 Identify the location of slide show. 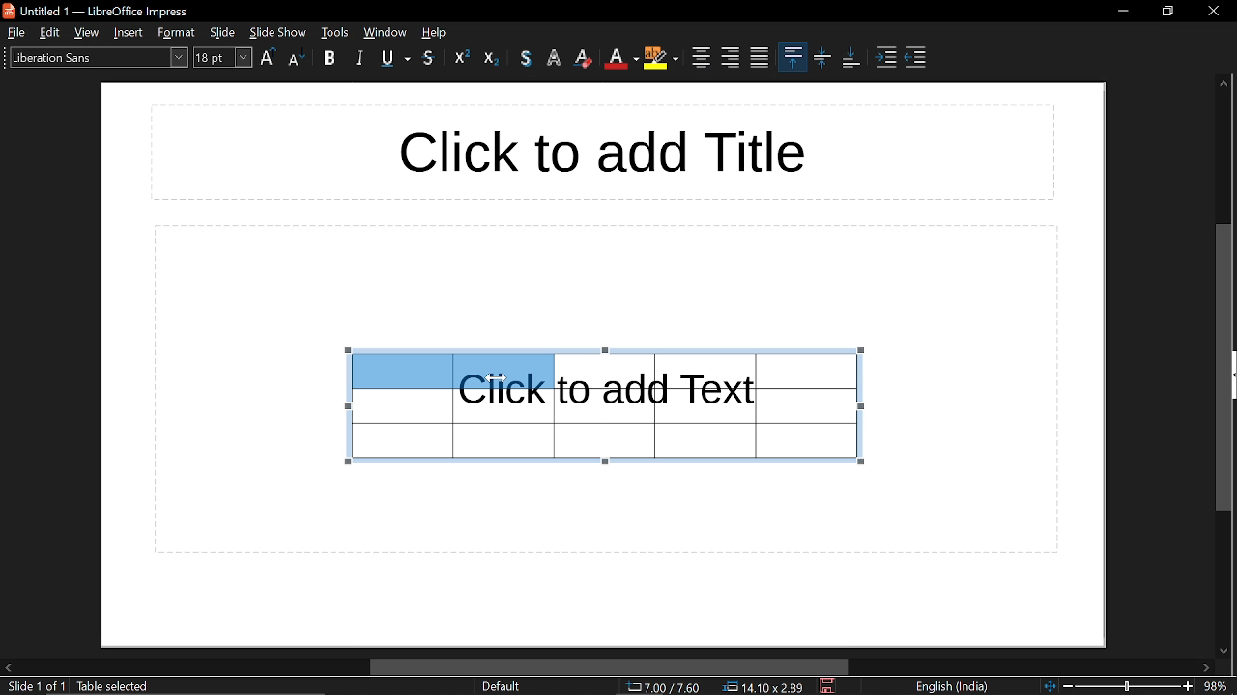
(278, 32).